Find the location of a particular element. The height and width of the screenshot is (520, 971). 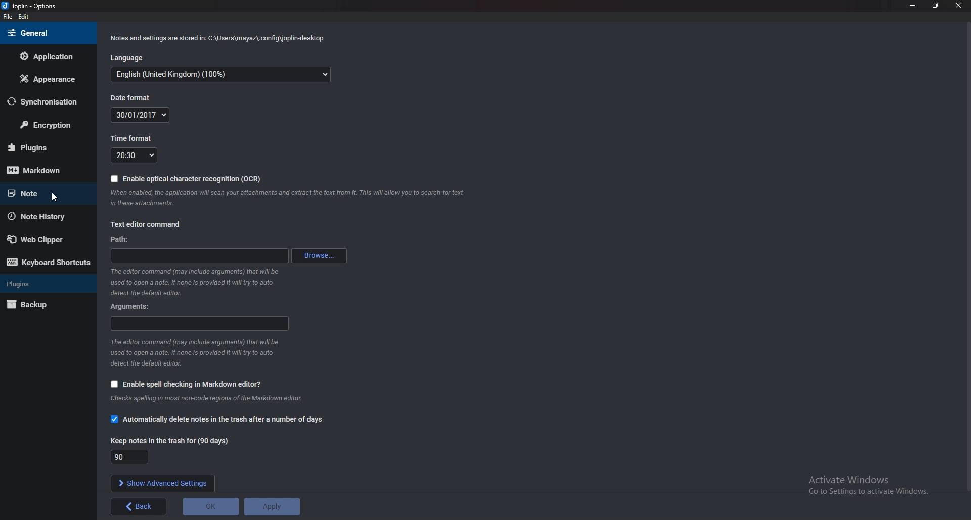

Plugin is located at coordinates (45, 148).